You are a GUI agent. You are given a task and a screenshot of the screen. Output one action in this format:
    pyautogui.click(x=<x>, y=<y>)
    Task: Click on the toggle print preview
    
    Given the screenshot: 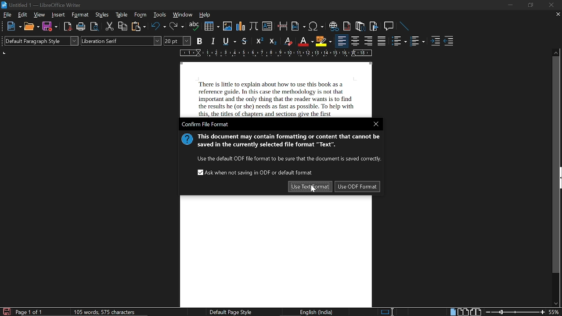 What is the action you would take?
    pyautogui.click(x=95, y=27)
    